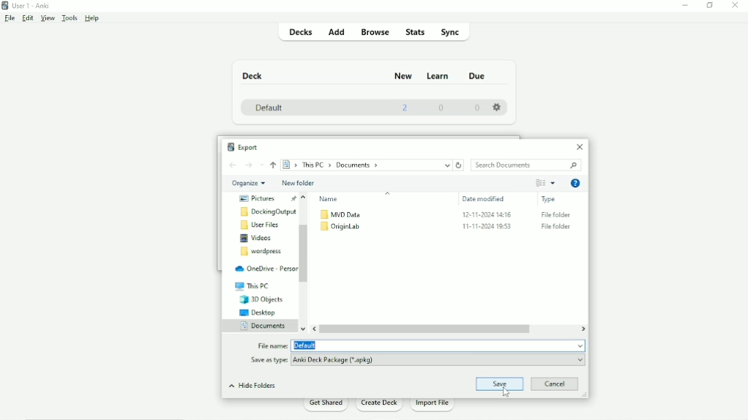 Image resolution: width=748 pixels, height=420 pixels. What do you see at coordinates (263, 252) in the screenshot?
I see `Wordpress` at bounding box center [263, 252].